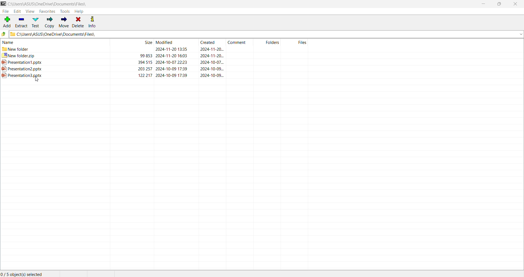  Describe the element at coordinates (154, 62) in the screenshot. I see `ppt 1` at that location.